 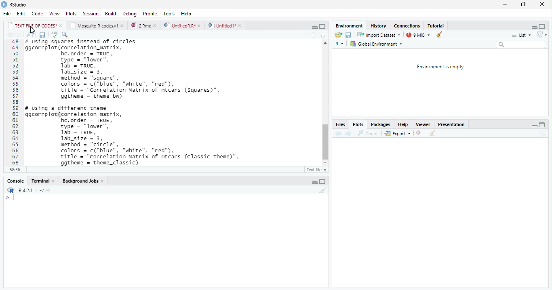 What do you see at coordinates (323, 190) in the screenshot?
I see `clear console` at bounding box center [323, 190].